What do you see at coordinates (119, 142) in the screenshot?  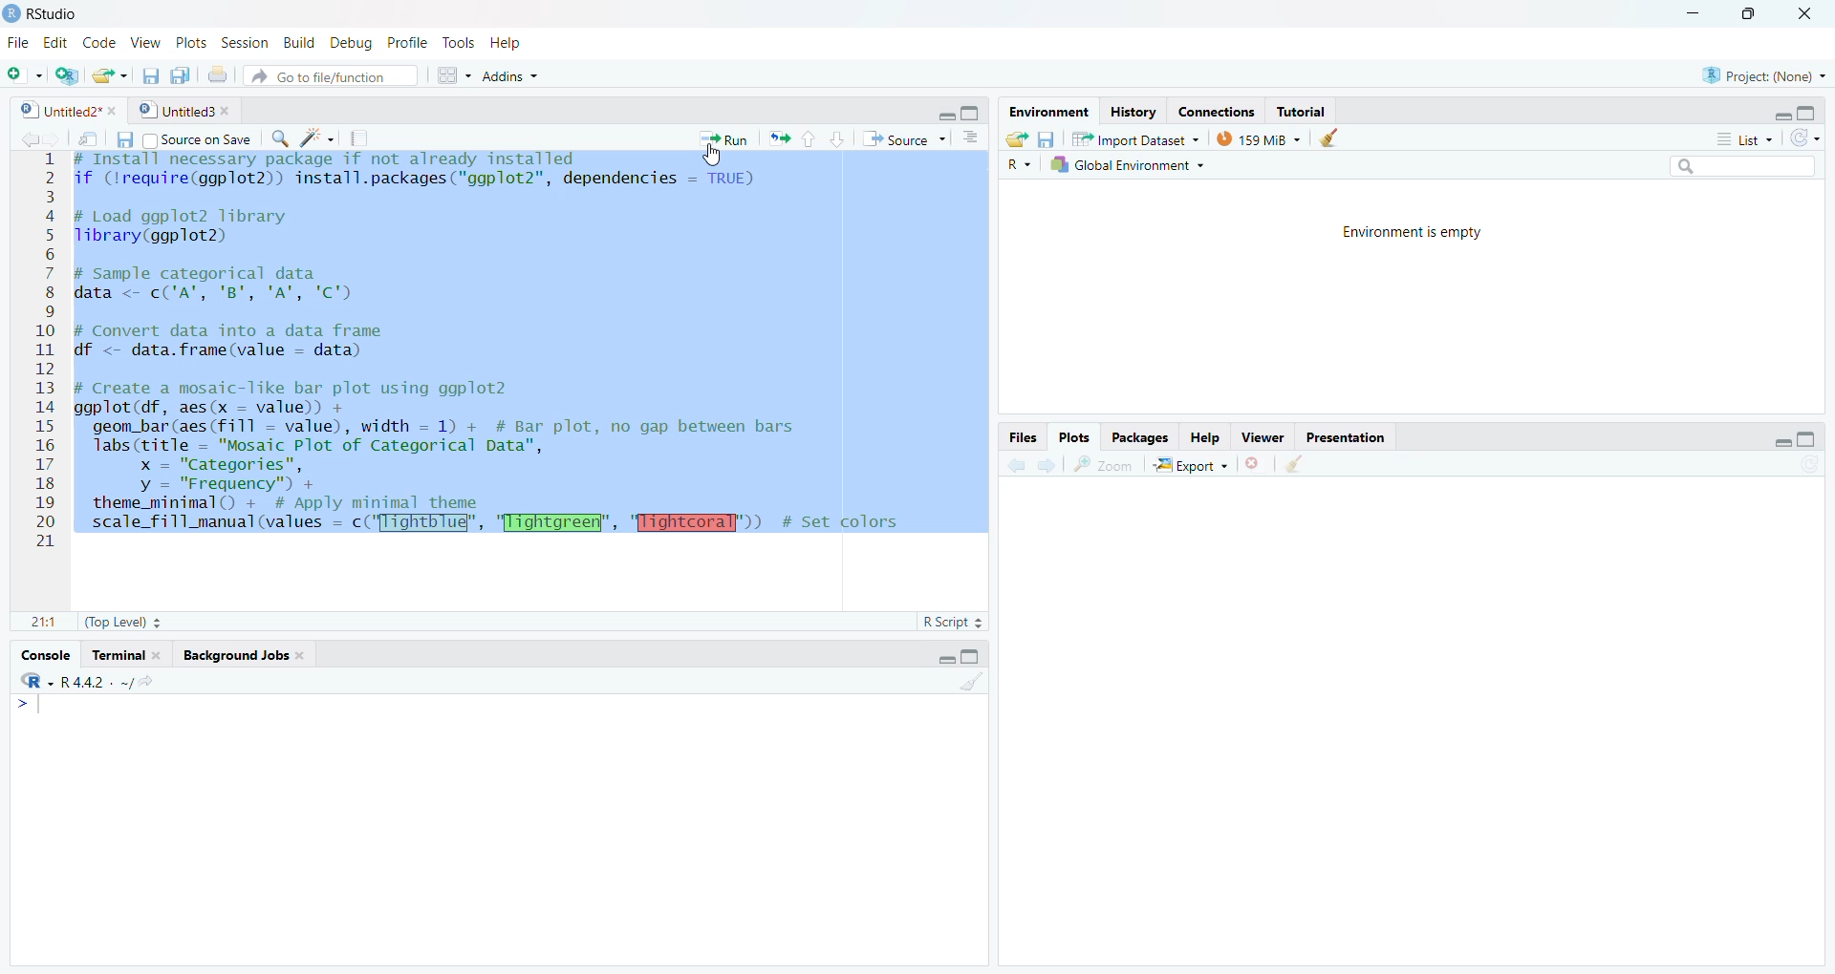 I see `Save` at bounding box center [119, 142].